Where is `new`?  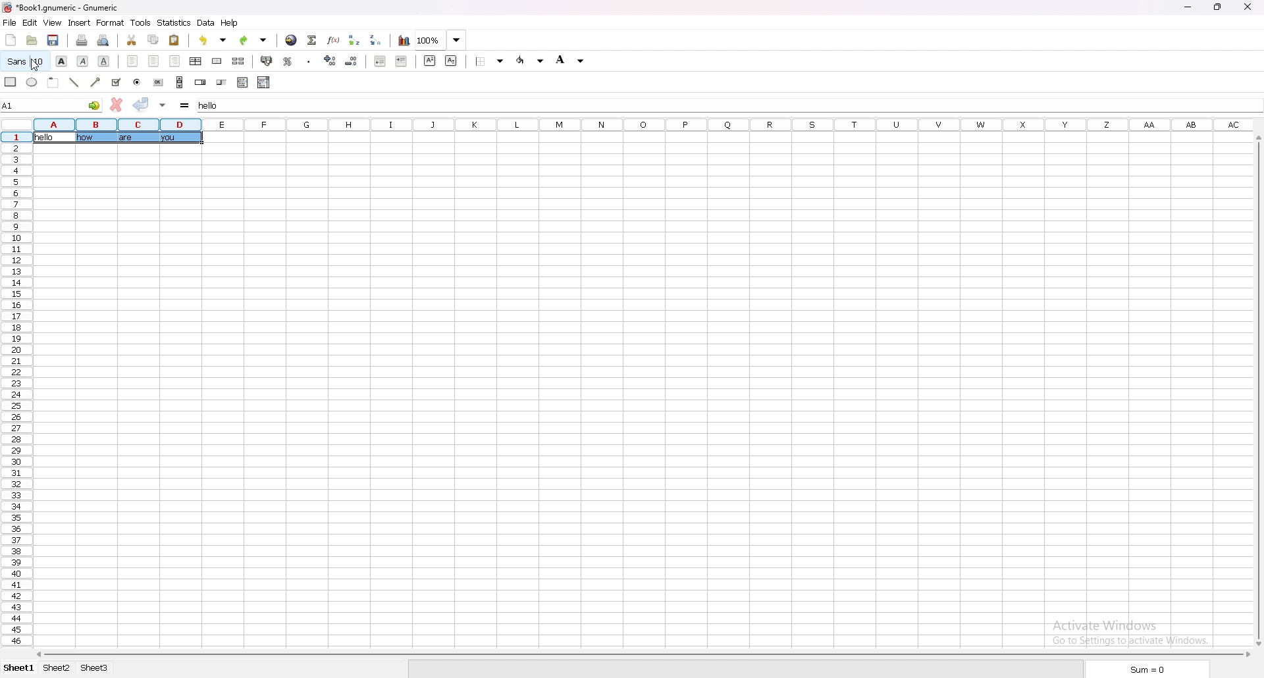
new is located at coordinates (10, 40).